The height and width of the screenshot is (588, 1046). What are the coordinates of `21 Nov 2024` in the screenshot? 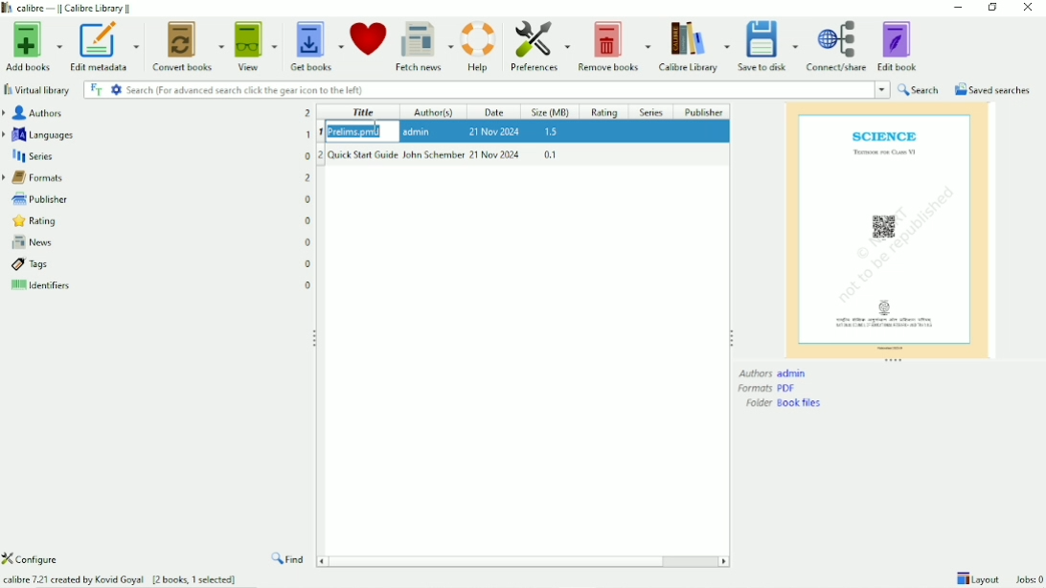 It's located at (494, 130).